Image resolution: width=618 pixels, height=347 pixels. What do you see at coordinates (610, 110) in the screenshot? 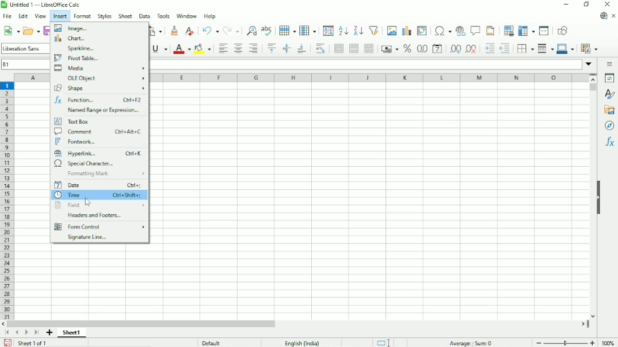
I see `Gallery` at bounding box center [610, 110].